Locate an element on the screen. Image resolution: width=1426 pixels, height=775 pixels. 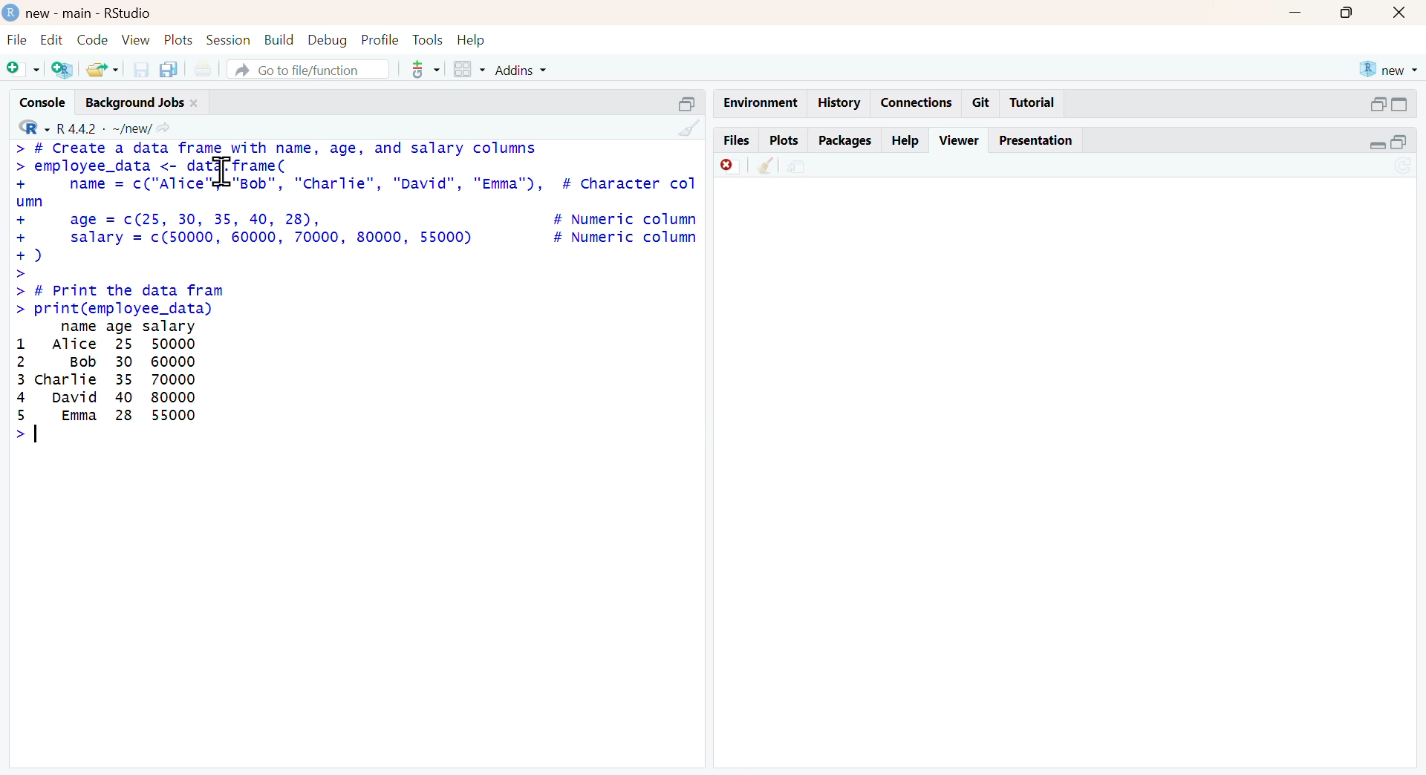
View is located at coordinates (132, 40).